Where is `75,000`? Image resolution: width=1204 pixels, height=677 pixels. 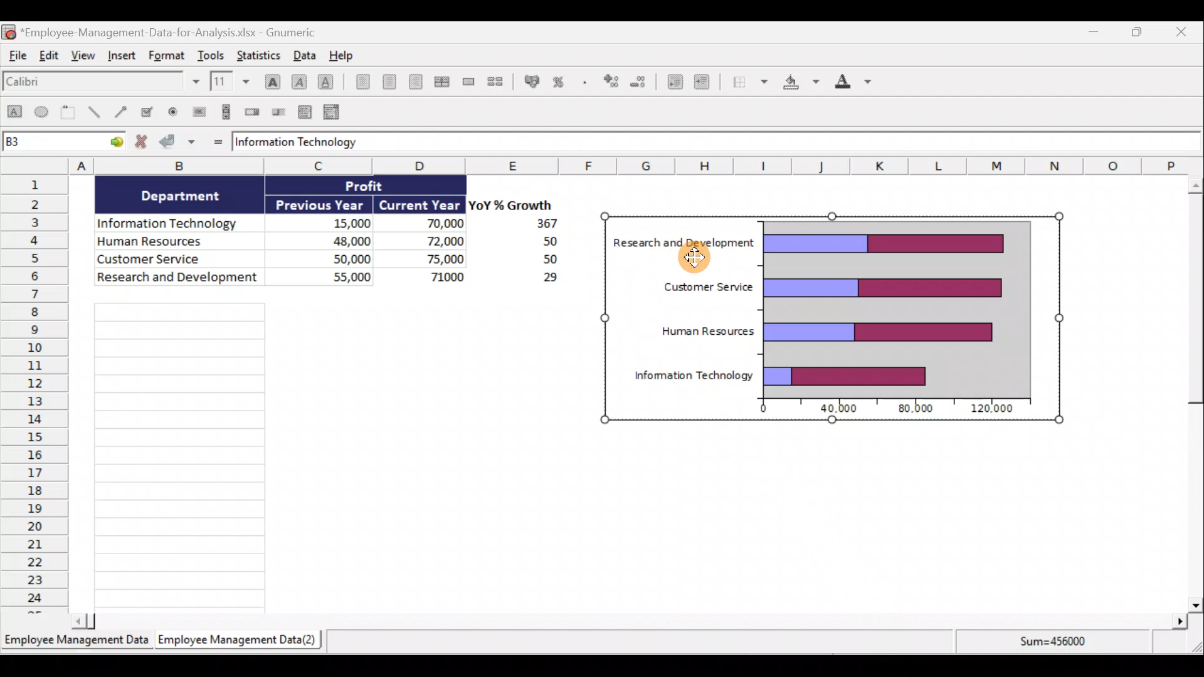 75,000 is located at coordinates (434, 260).